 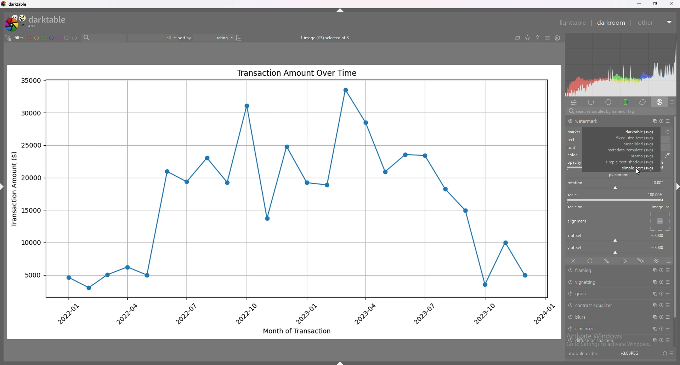 What do you see at coordinates (48, 37) in the screenshot?
I see `color labels` at bounding box center [48, 37].